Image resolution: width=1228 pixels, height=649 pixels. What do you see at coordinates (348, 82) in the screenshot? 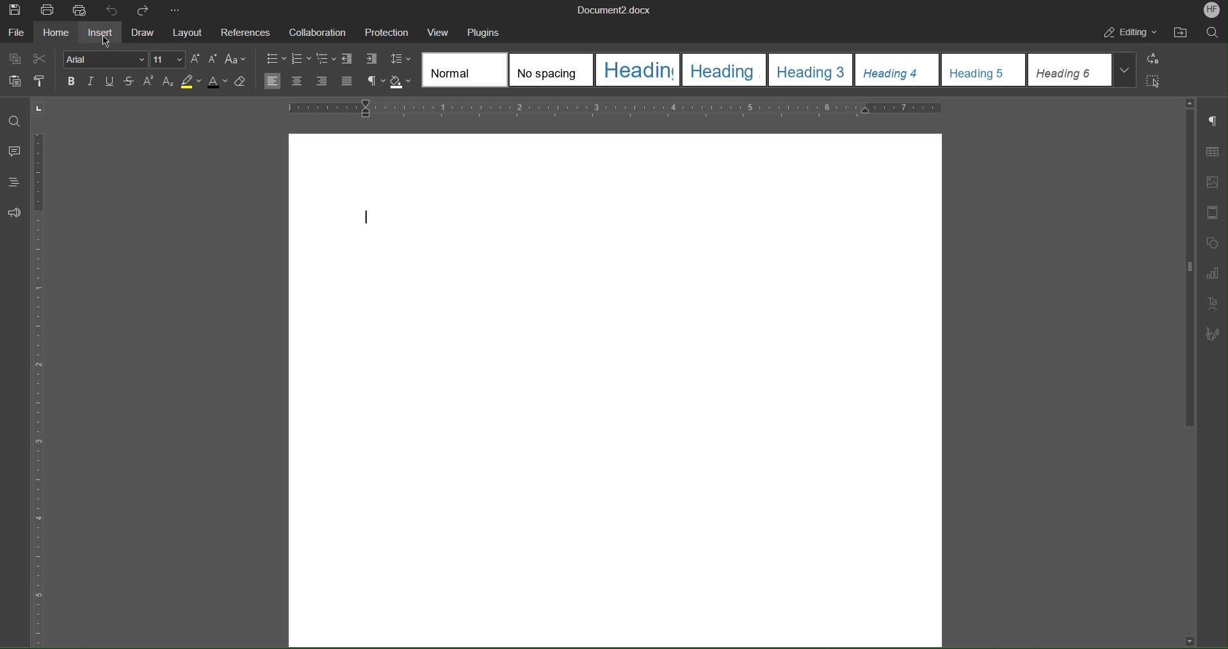
I see `Justify` at bounding box center [348, 82].